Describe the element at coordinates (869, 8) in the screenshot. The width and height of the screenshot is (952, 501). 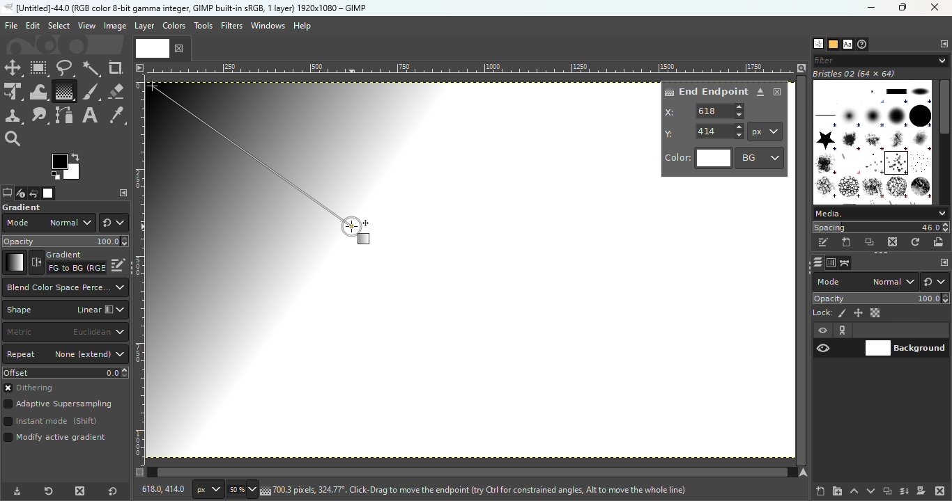
I see `Minimize` at that location.